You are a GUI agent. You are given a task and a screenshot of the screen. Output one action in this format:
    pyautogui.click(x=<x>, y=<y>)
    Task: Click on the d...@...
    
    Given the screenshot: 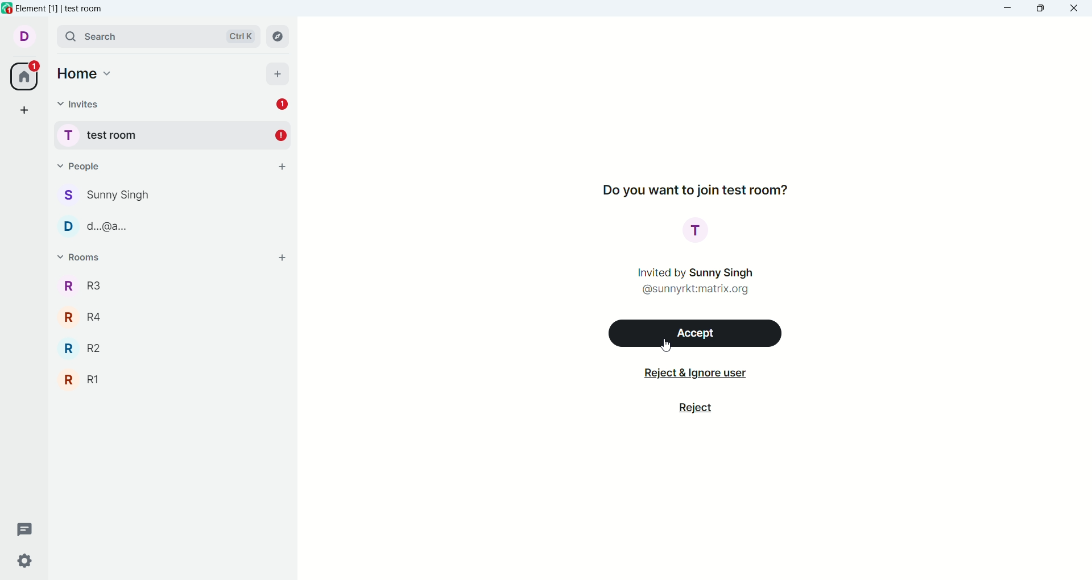 What is the action you would take?
    pyautogui.click(x=172, y=225)
    